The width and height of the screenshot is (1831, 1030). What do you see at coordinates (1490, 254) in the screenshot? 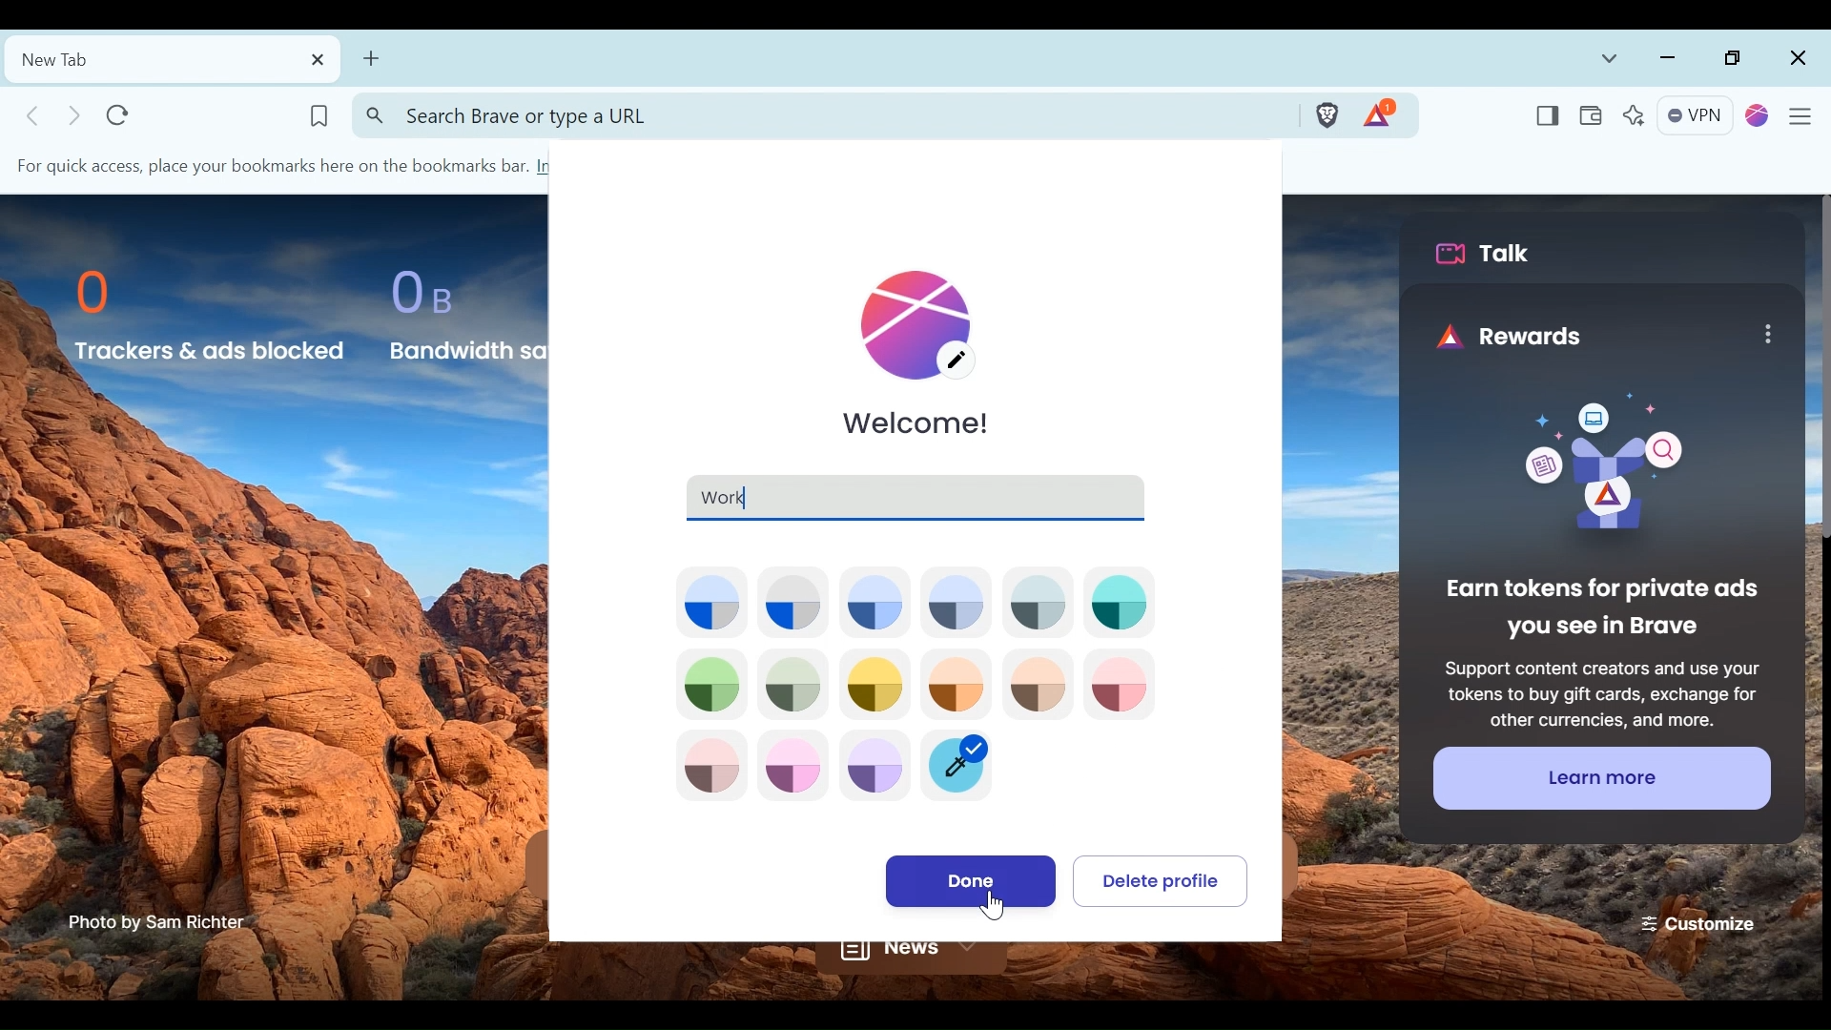
I see `Brave Talk` at bounding box center [1490, 254].